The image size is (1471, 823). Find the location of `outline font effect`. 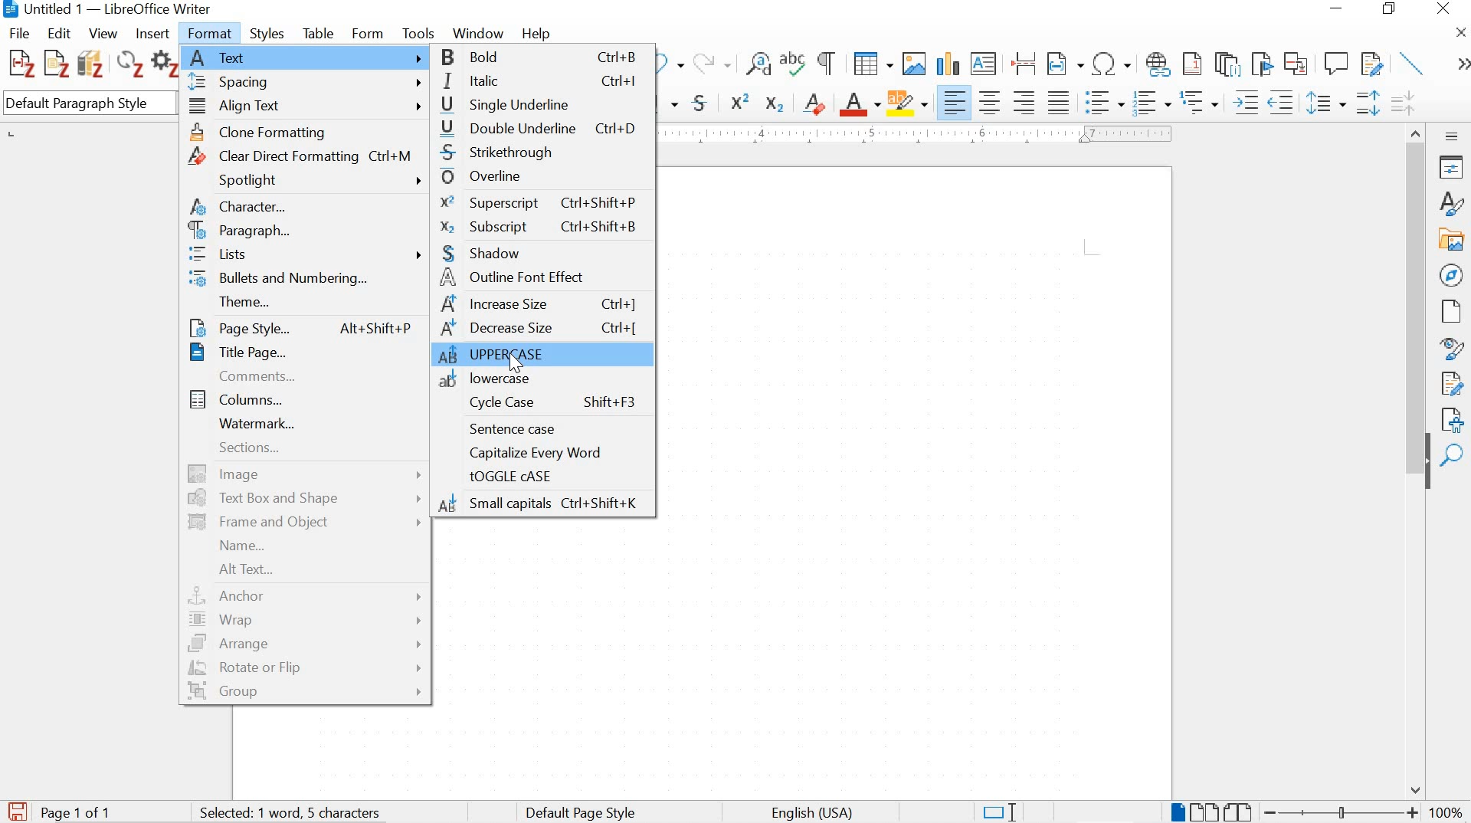

outline font effect is located at coordinates (540, 278).